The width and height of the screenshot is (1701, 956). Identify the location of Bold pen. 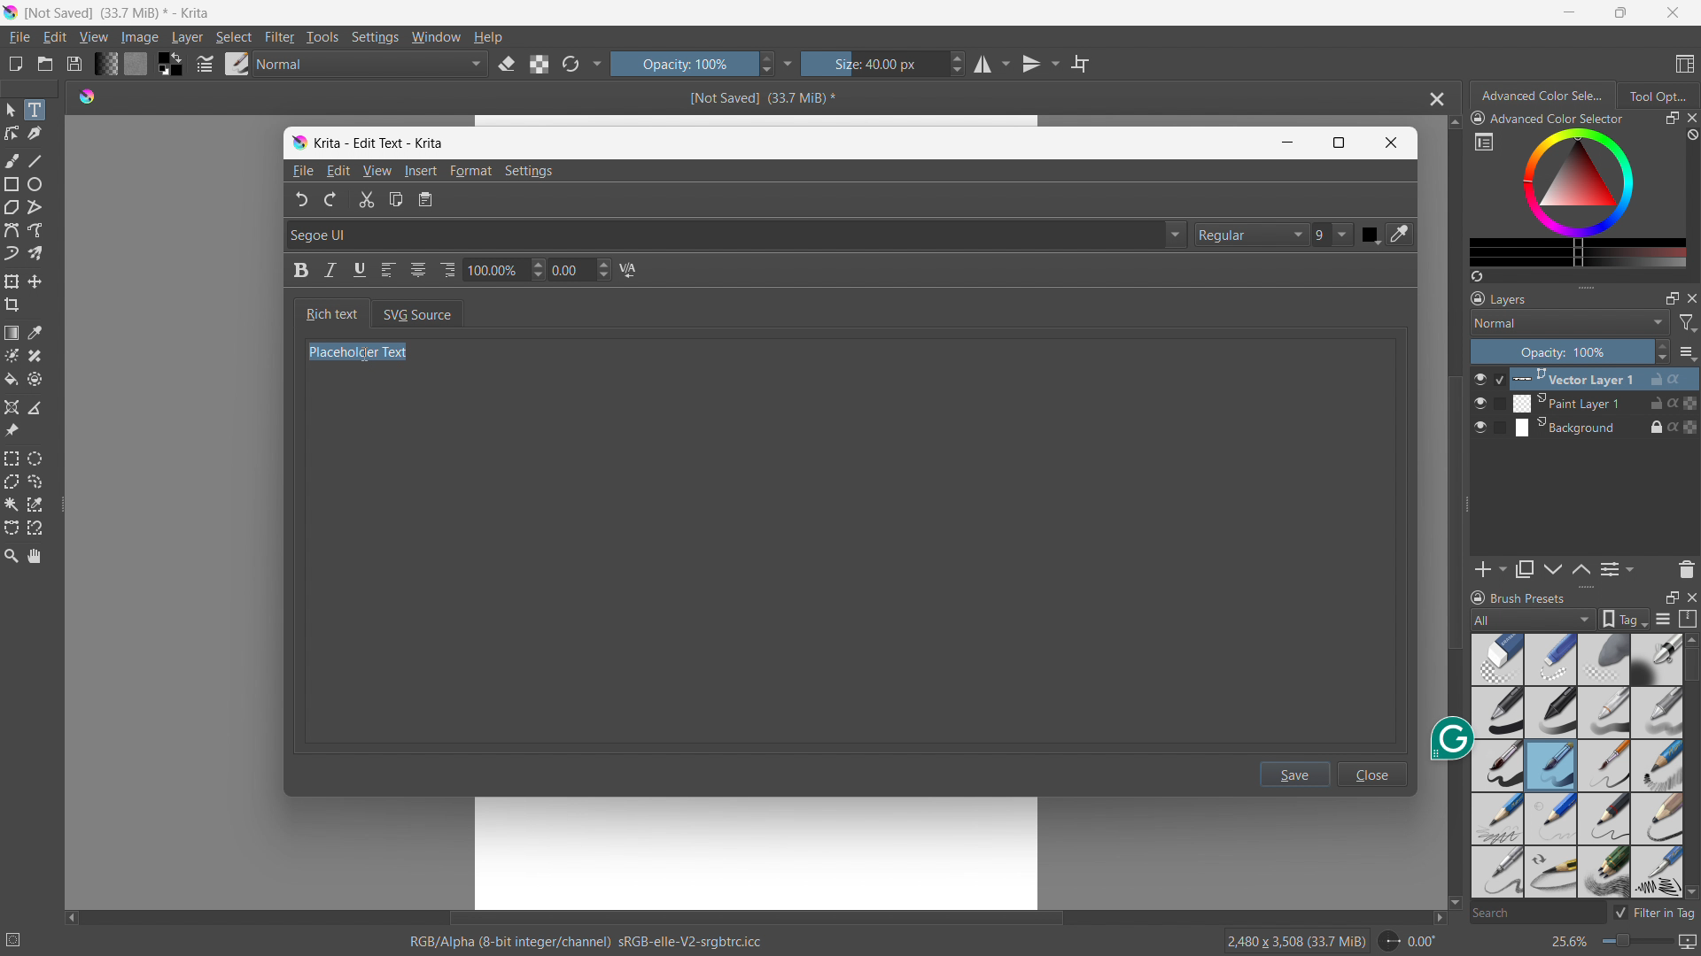
(1656, 659).